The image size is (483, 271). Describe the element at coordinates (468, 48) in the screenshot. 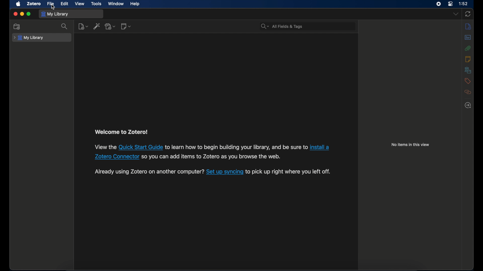

I see `attachments` at that location.